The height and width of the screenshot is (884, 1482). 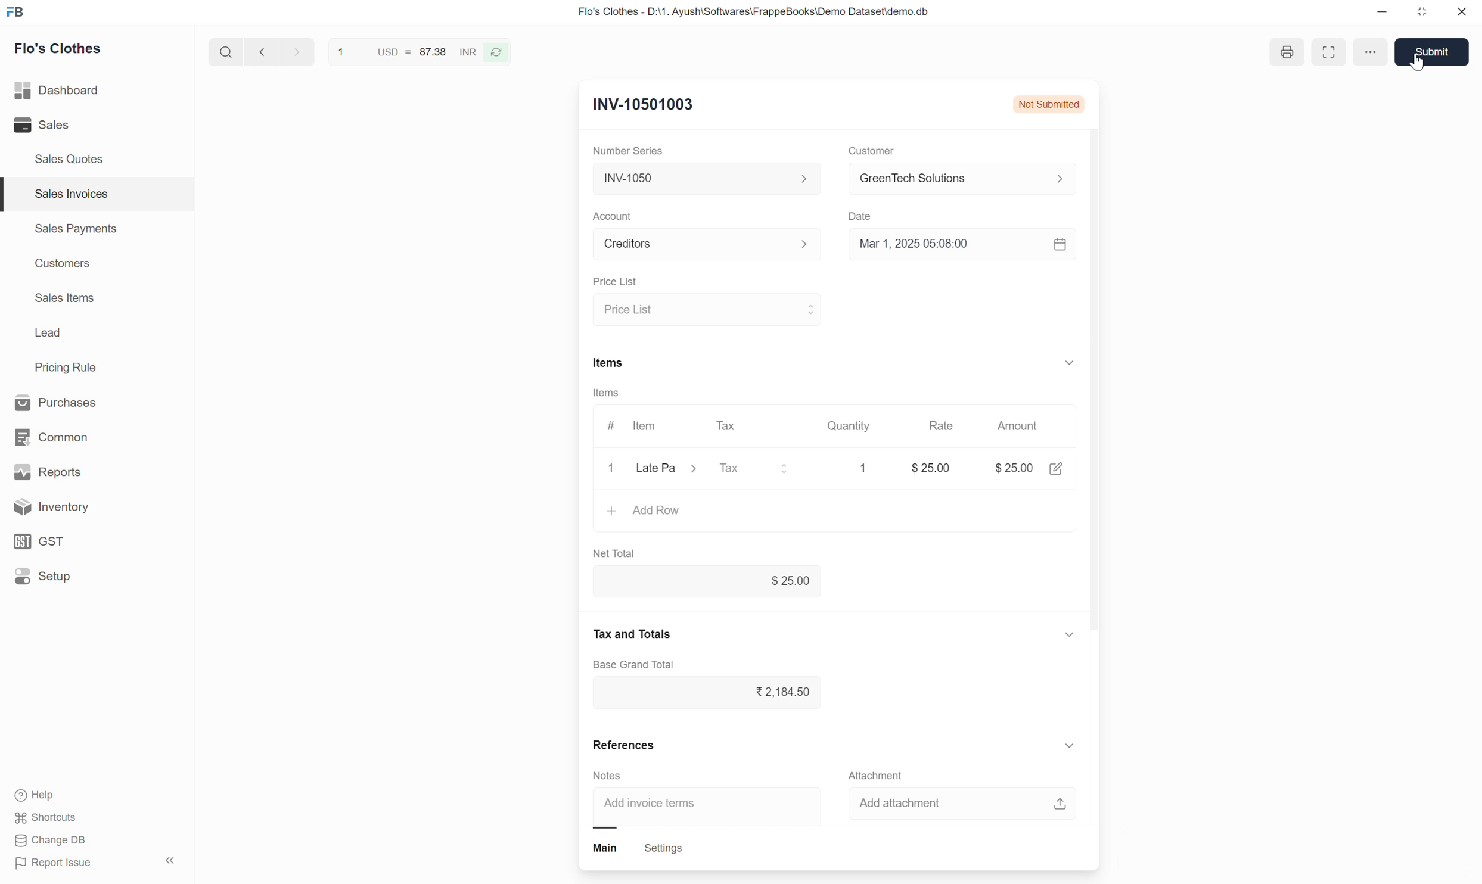 What do you see at coordinates (756, 468) in the screenshot?
I see `select tax` at bounding box center [756, 468].